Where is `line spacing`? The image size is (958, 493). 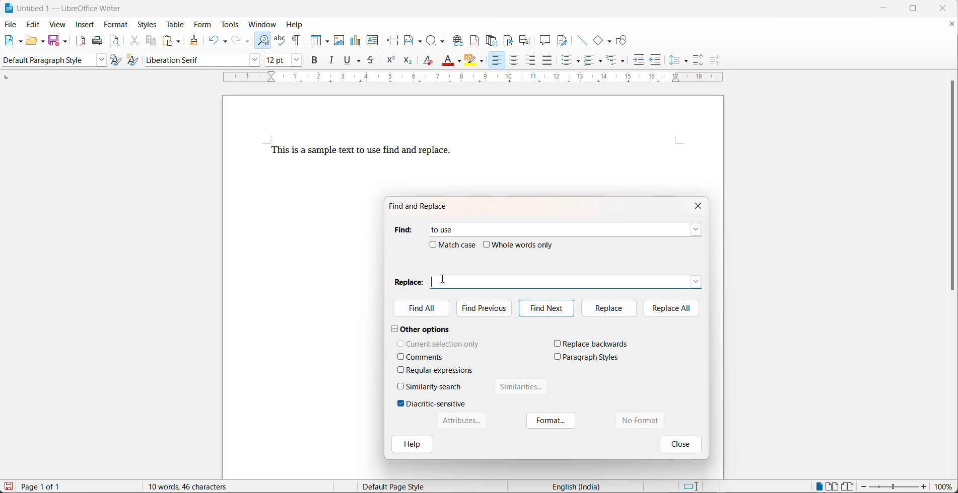 line spacing is located at coordinates (687, 61).